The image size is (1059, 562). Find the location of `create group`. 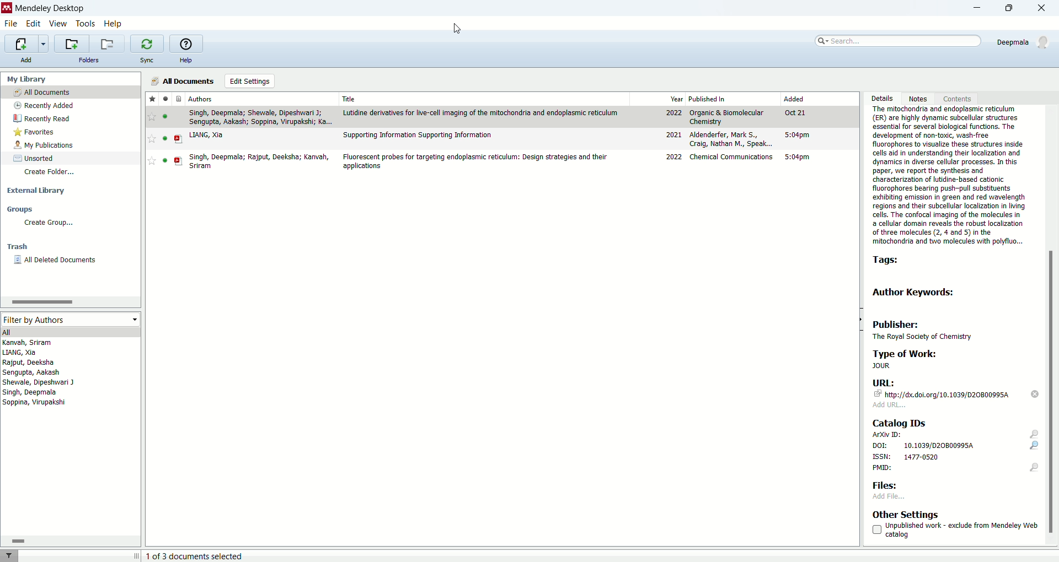

create group is located at coordinates (50, 223).